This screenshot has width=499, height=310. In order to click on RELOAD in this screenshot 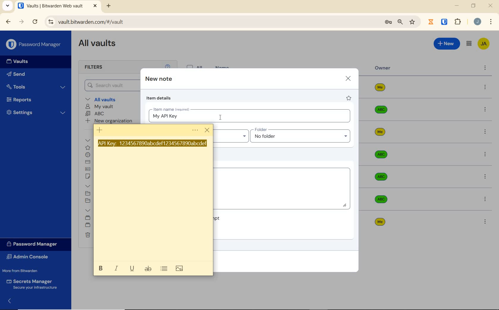, I will do `click(35, 22)`.